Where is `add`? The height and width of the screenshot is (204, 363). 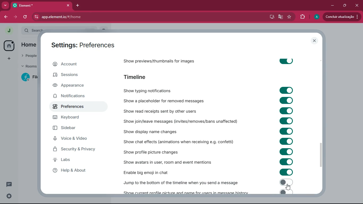
add is located at coordinates (8, 59).